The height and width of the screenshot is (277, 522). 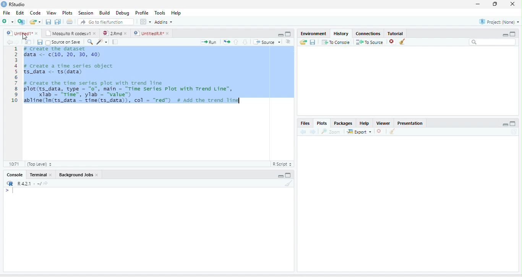 I want to click on Tutorial, so click(x=396, y=33).